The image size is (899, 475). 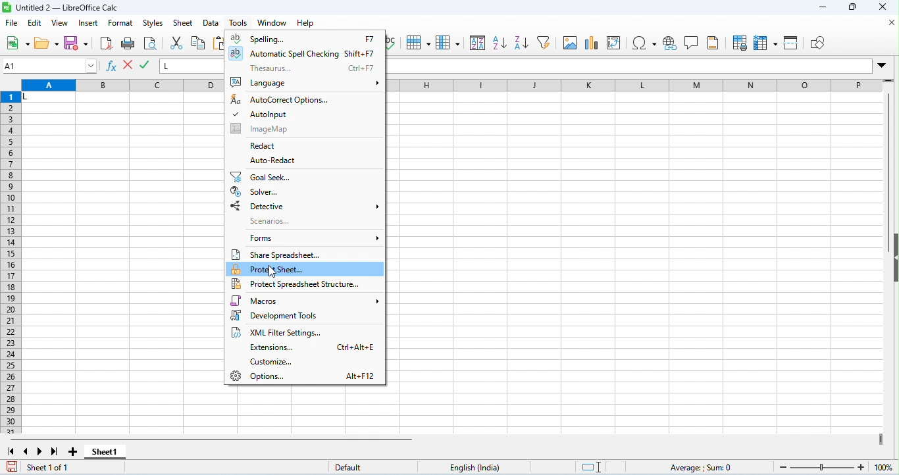 I want to click on autoinput, so click(x=263, y=113).